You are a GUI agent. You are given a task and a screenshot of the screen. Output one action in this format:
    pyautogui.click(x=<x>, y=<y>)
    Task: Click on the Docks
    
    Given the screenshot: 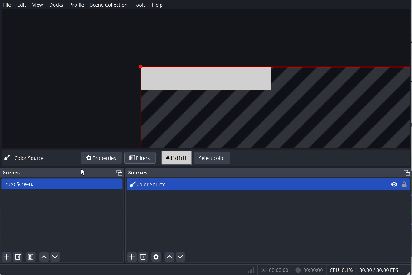 What is the action you would take?
    pyautogui.click(x=57, y=5)
    